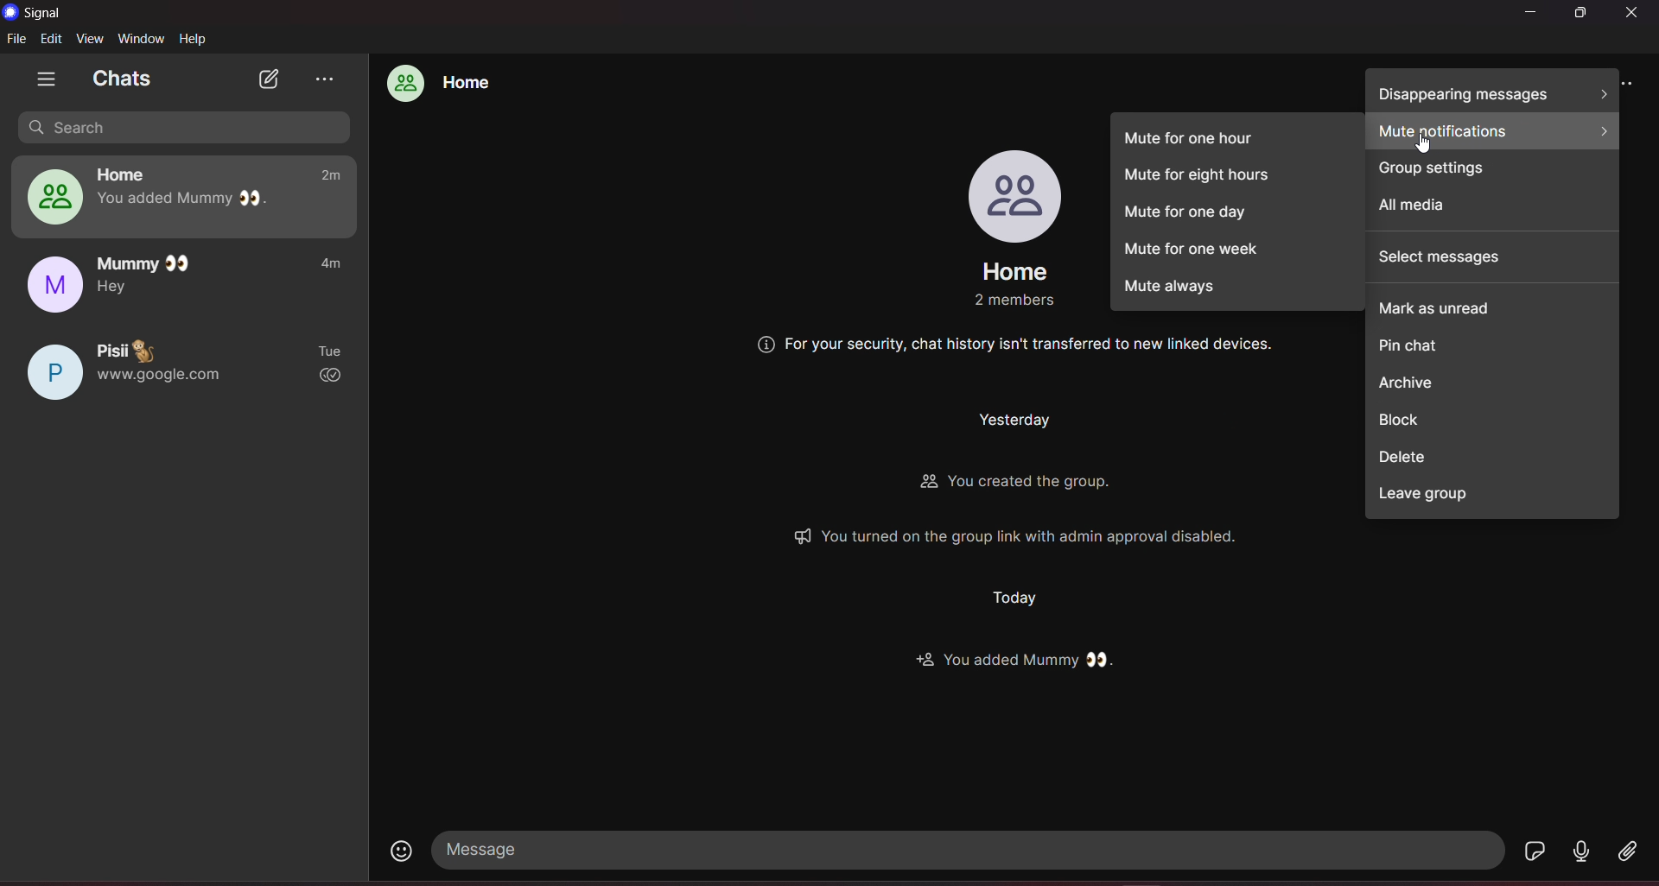 The height and width of the screenshot is (886, 1659). Describe the element at coordinates (1492, 174) in the screenshot. I see `group settings` at that location.